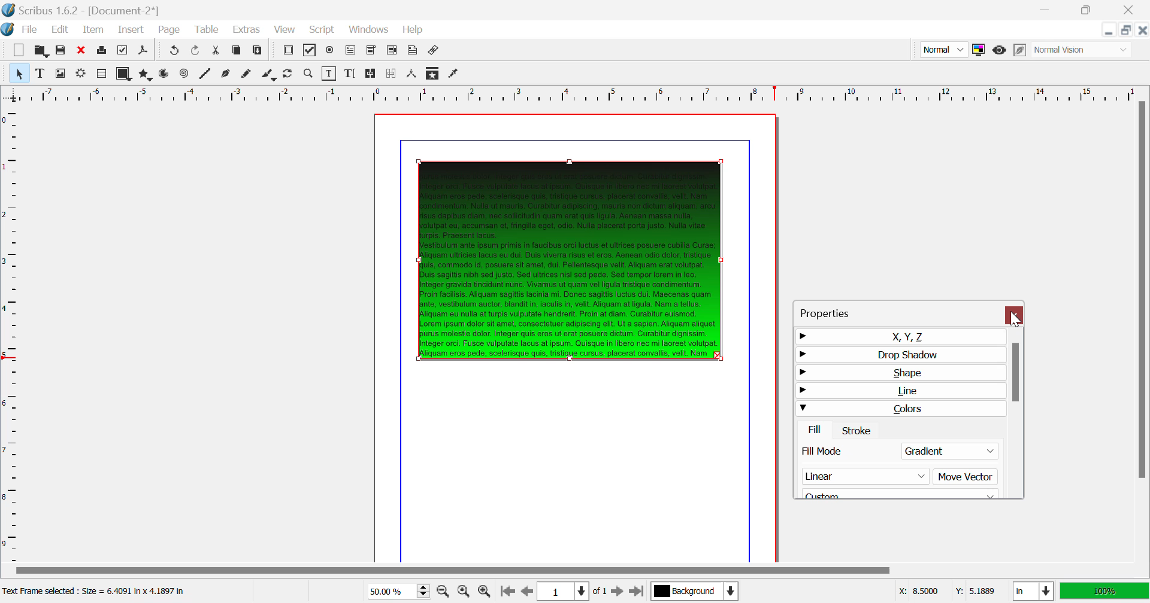  I want to click on Zoom to 100%, so click(464, 591).